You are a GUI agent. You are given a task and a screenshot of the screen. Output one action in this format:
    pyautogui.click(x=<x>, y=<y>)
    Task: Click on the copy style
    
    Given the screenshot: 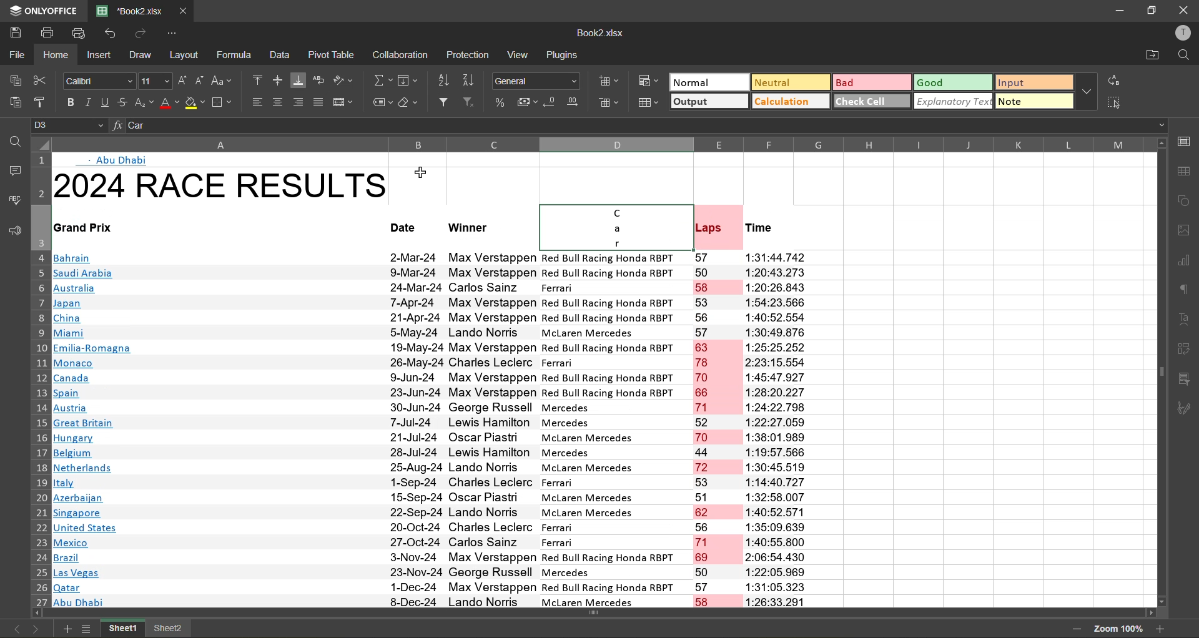 What is the action you would take?
    pyautogui.click(x=44, y=102)
    